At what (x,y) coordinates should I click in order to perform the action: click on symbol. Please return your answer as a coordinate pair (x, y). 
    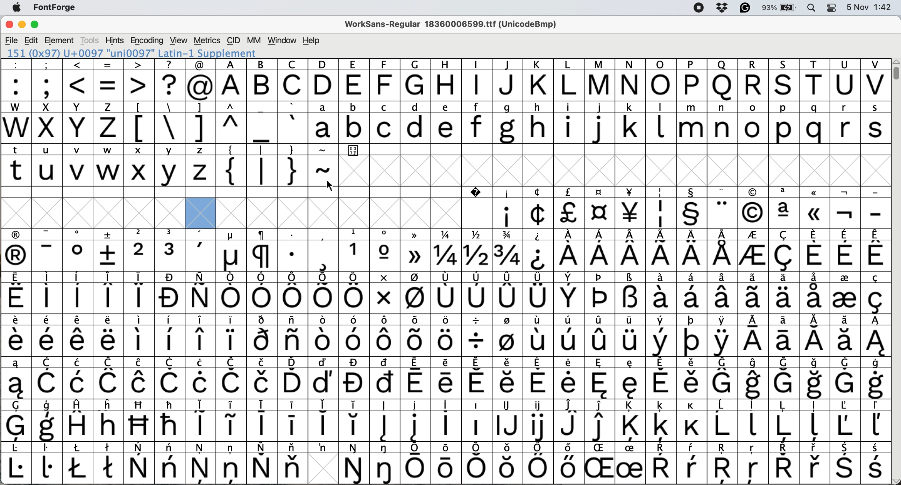
    Looking at the image, I should click on (263, 292).